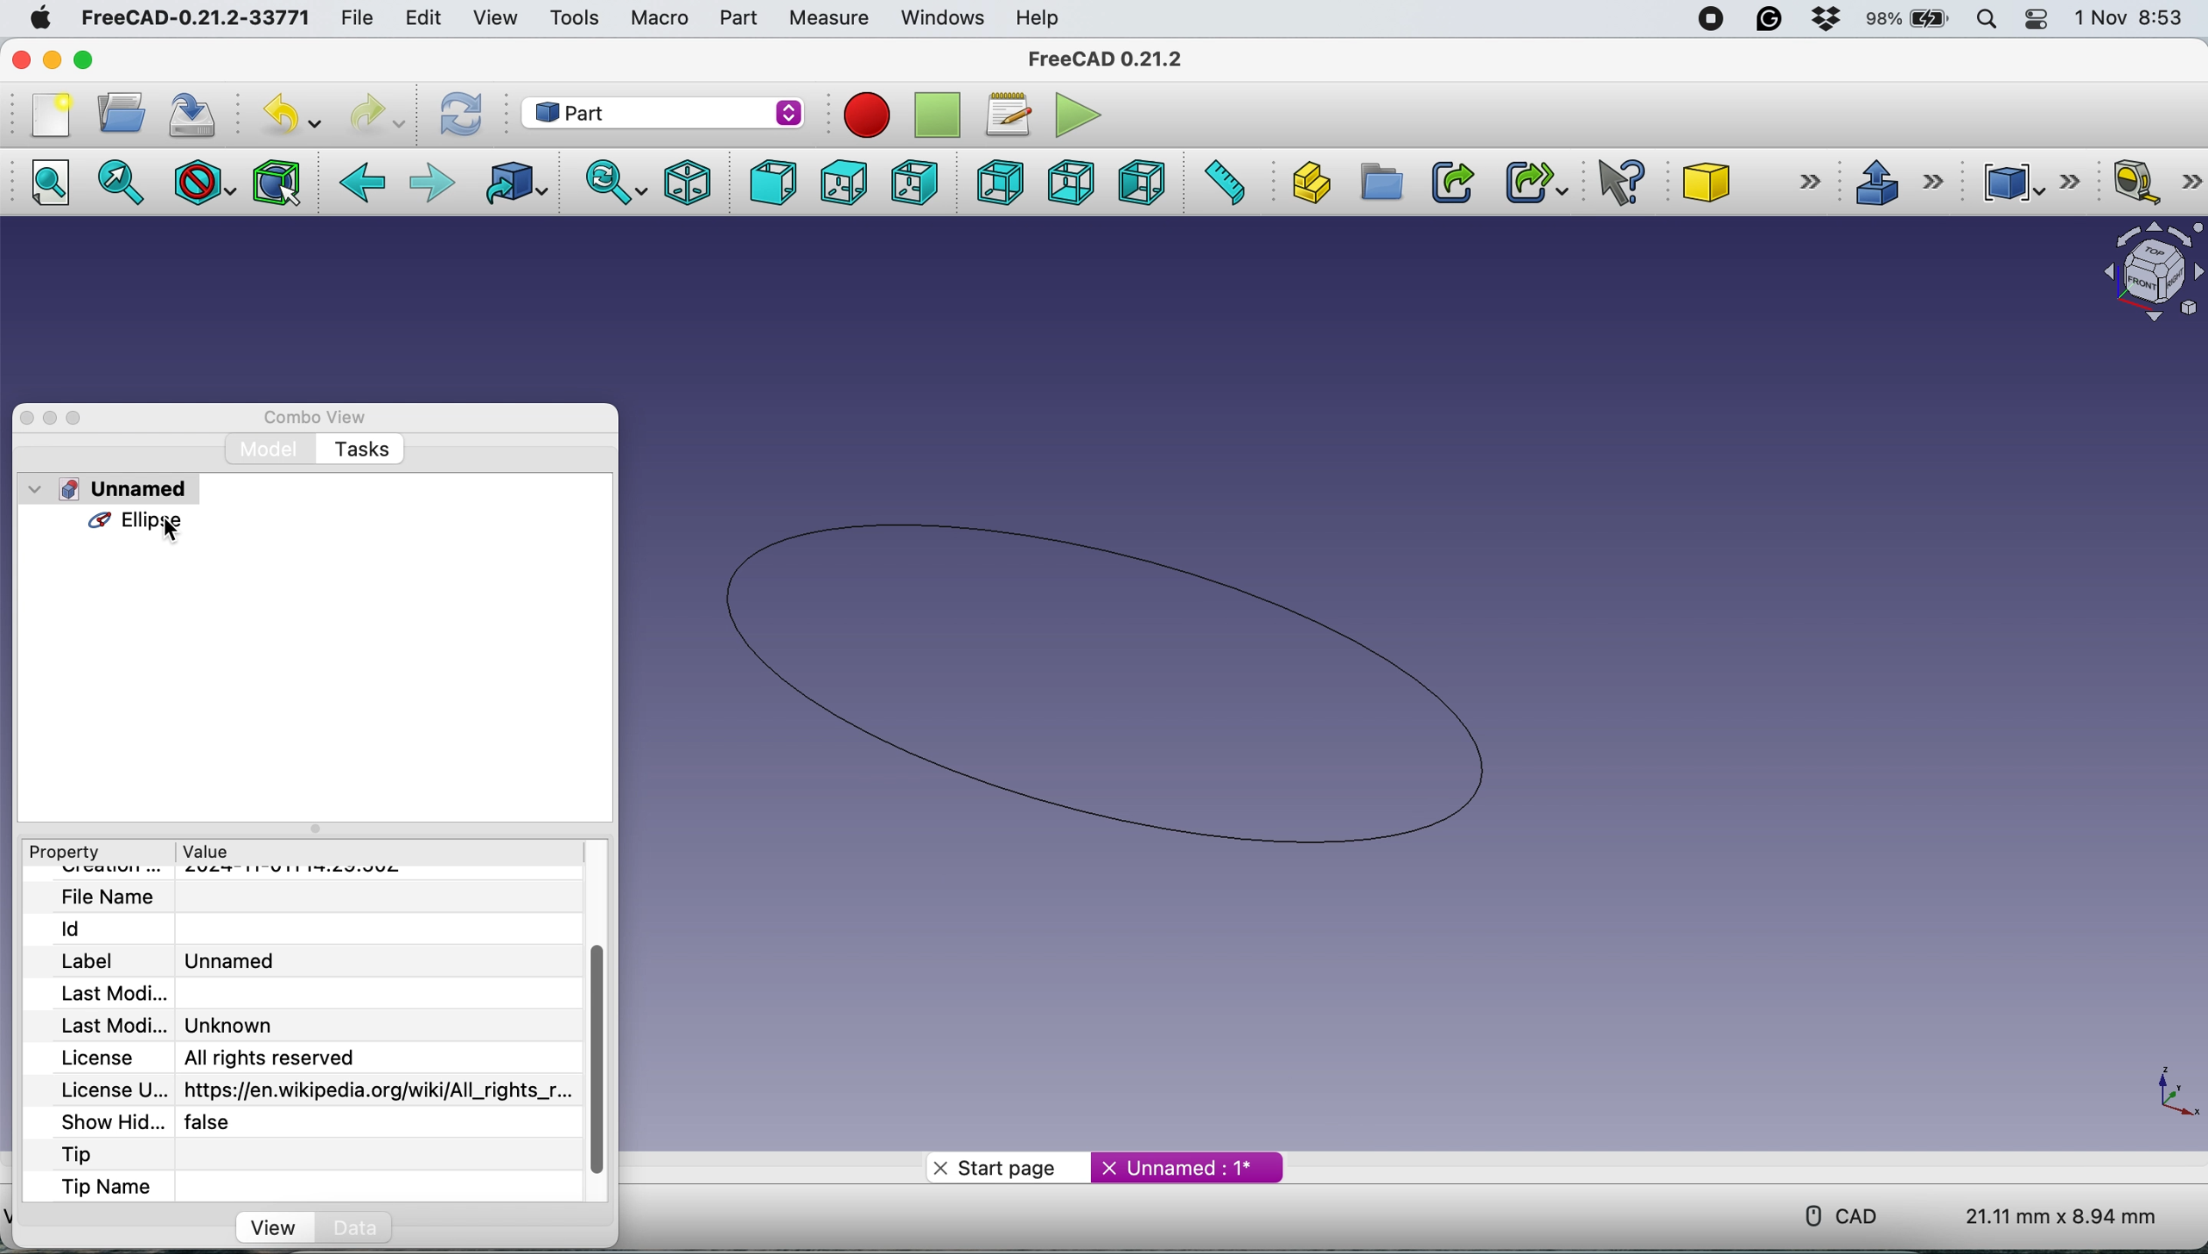 The width and height of the screenshot is (2208, 1254). I want to click on file name, so click(114, 898).